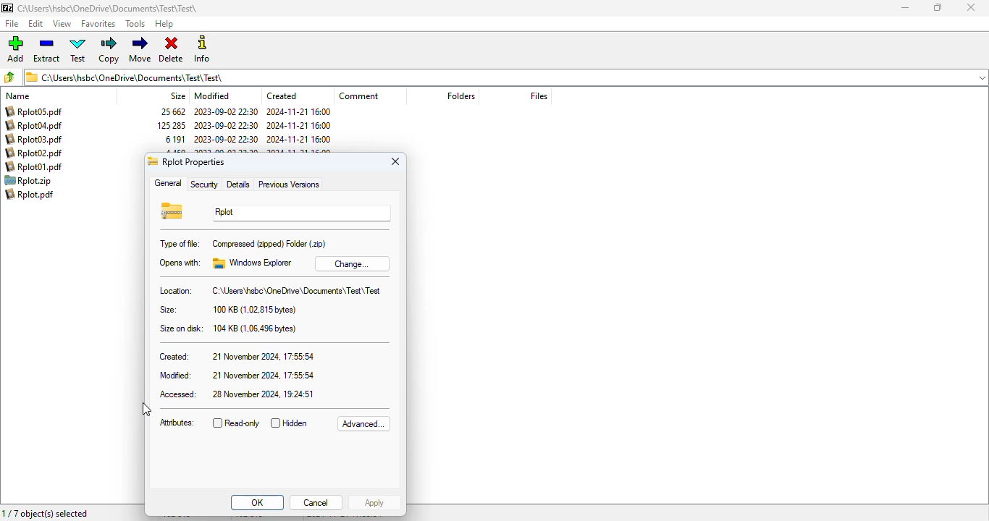 The height and width of the screenshot is (521, 989). I want to click on advanced, so click(364, 424).